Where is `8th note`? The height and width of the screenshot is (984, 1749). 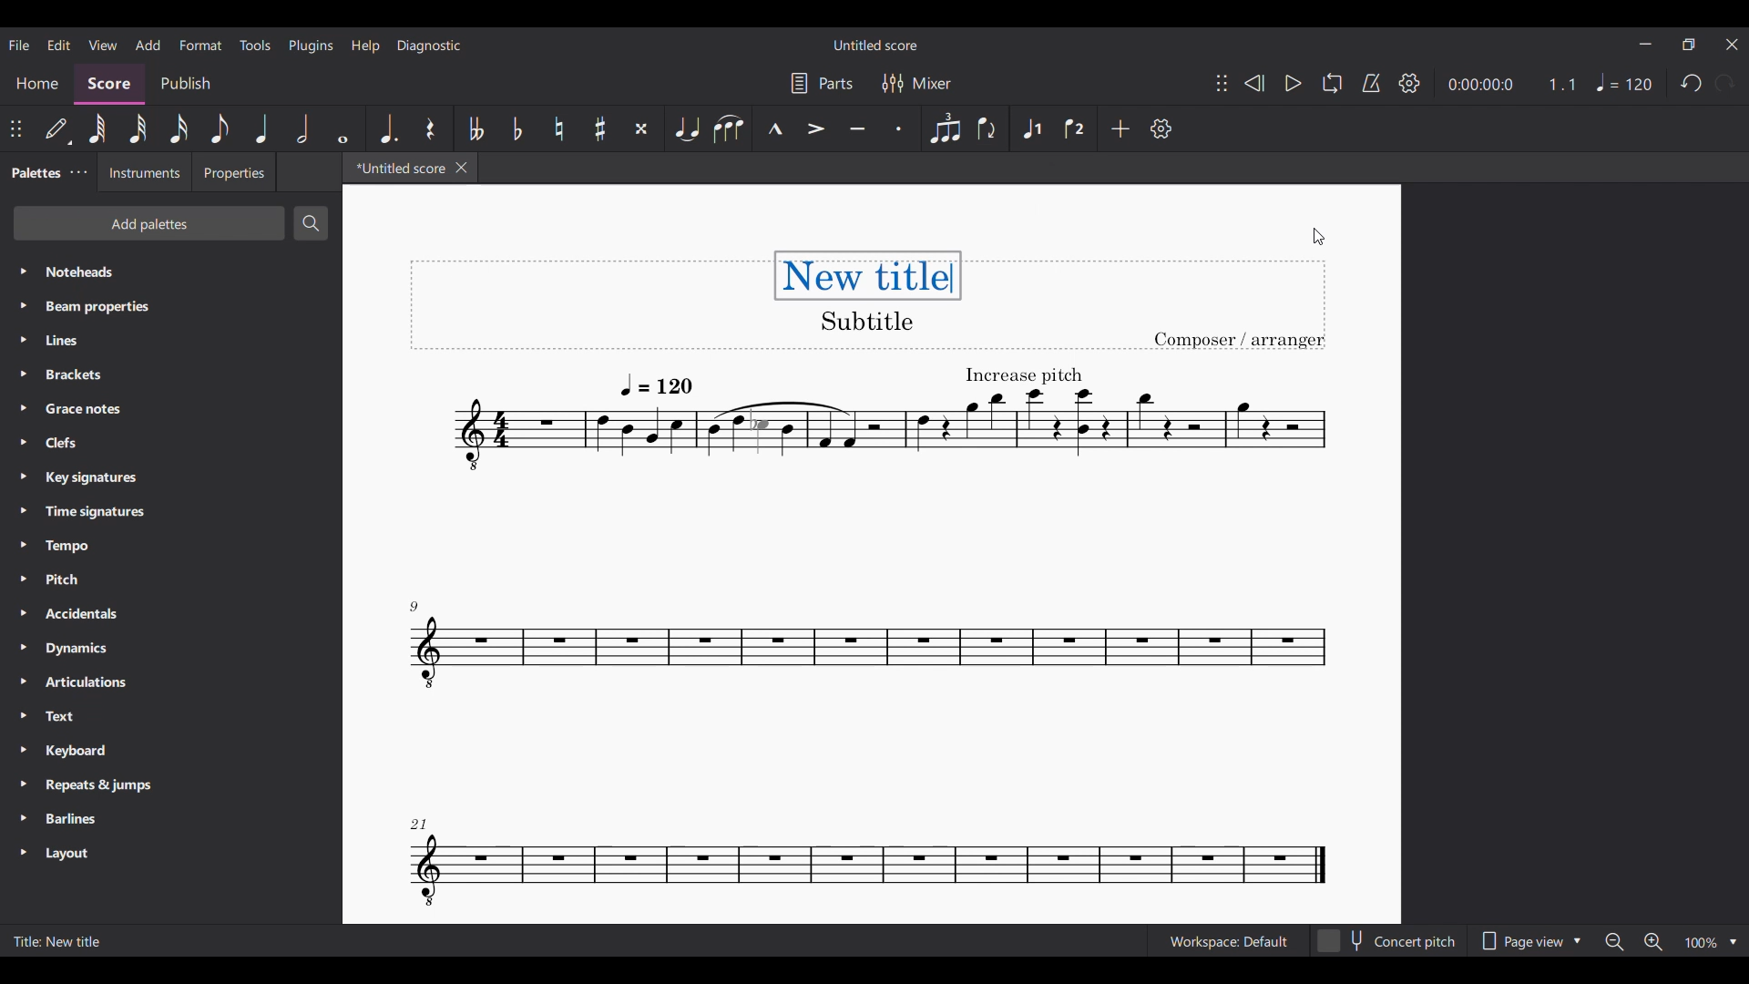 8th note is located at coordinates (219, 128).